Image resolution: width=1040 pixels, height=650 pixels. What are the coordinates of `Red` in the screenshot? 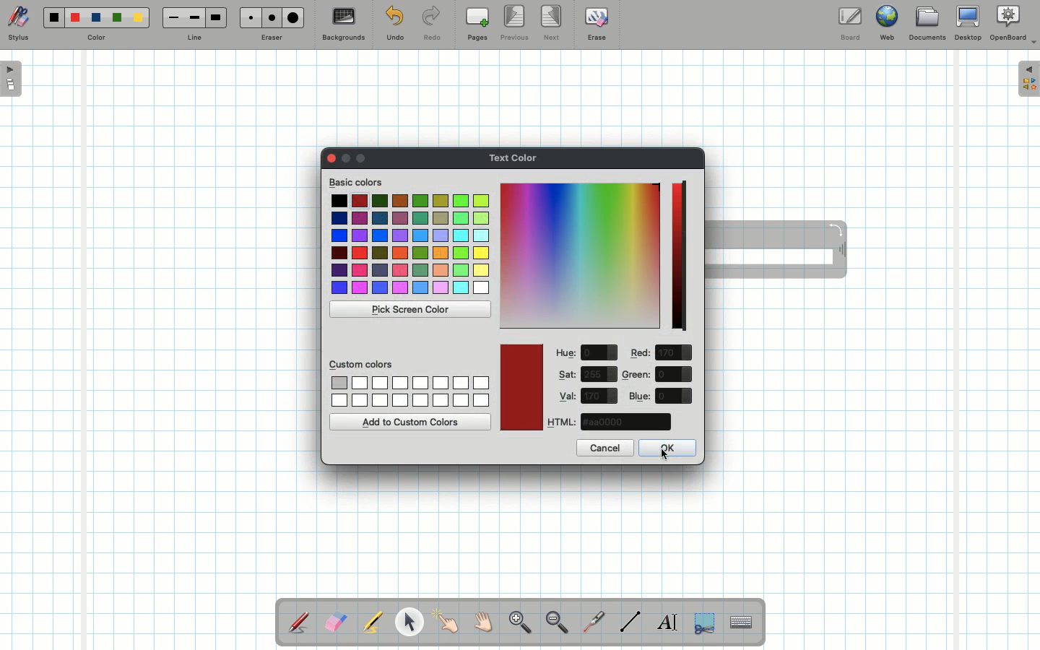 It's located at (76, 18).